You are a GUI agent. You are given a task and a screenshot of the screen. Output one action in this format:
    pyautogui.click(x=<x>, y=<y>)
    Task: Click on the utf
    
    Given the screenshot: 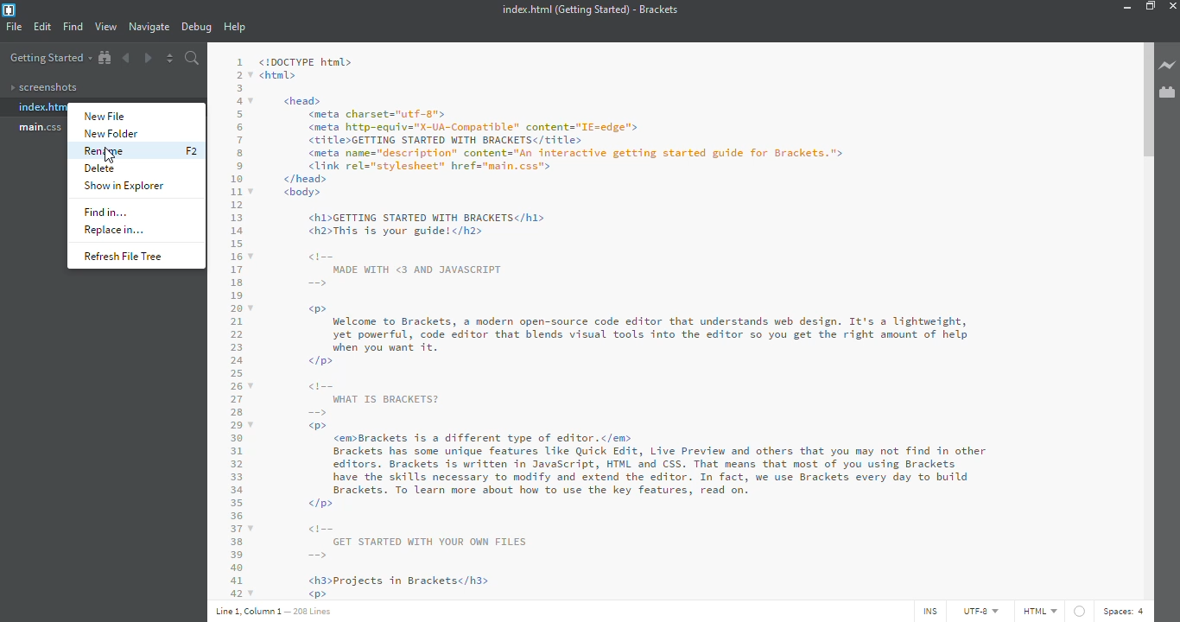 What is the action you would take?
    pyautogui.click(x=974, y=612)
    